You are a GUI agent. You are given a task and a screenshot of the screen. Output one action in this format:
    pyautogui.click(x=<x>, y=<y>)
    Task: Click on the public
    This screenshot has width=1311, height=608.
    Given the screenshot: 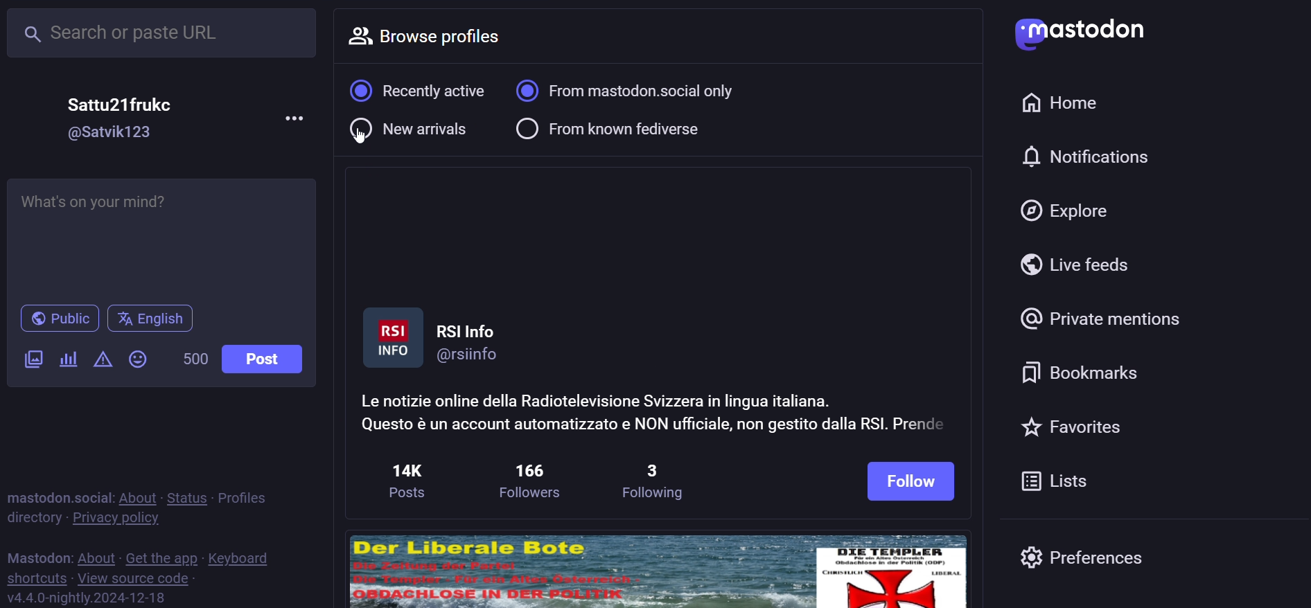 What is the action you would take?
    pyautogui.click(x=58, y=321)
    